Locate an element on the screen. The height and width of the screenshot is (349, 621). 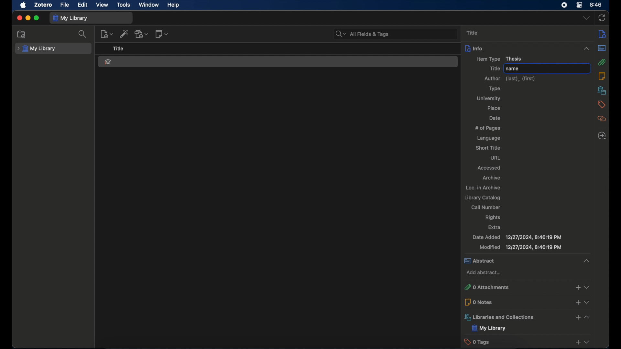
my library is located at coordinates (72, 17).